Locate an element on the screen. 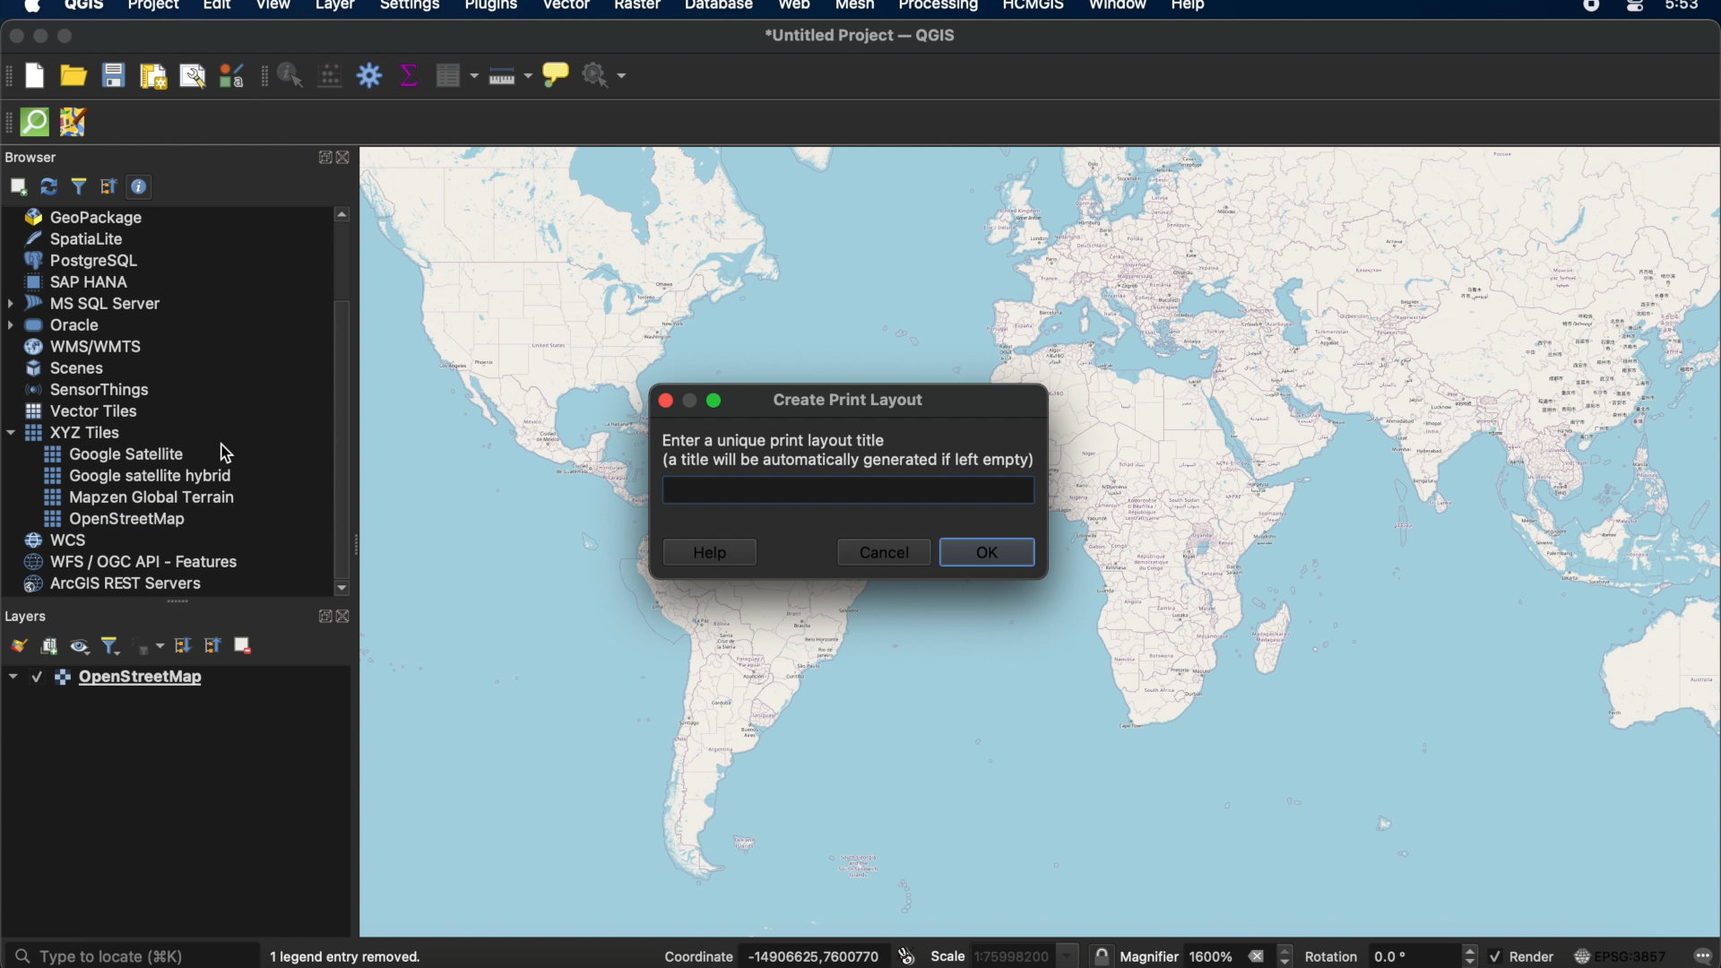 The width and height of the screenshot is (1721, 968). help is located at coordinates (713, 552).